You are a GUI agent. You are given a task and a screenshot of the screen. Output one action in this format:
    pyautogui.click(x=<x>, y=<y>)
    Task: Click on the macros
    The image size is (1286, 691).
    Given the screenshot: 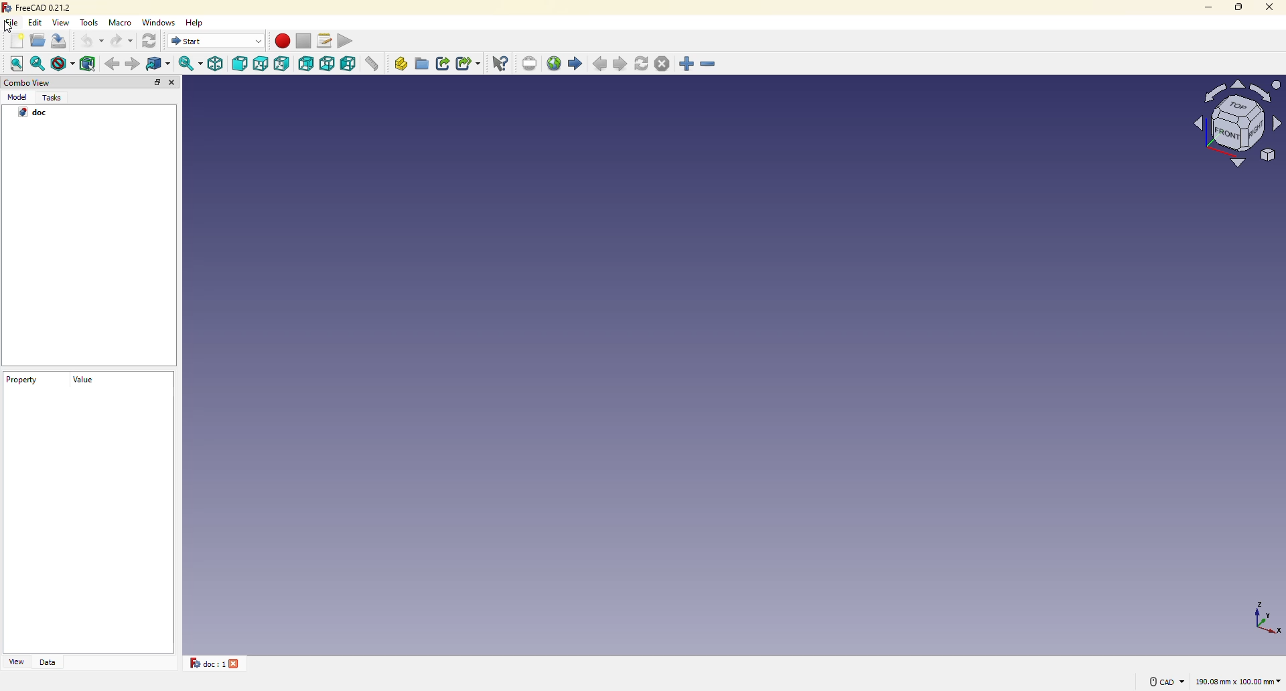 What is the action you would take?
    pyautogui.click(x=326, y=40)
    